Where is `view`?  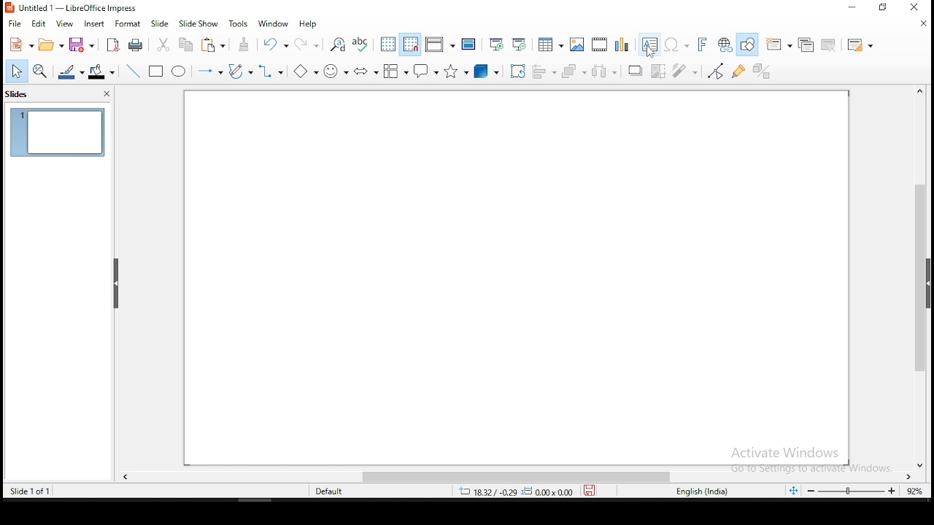
view is located at coordinates (66, 25).